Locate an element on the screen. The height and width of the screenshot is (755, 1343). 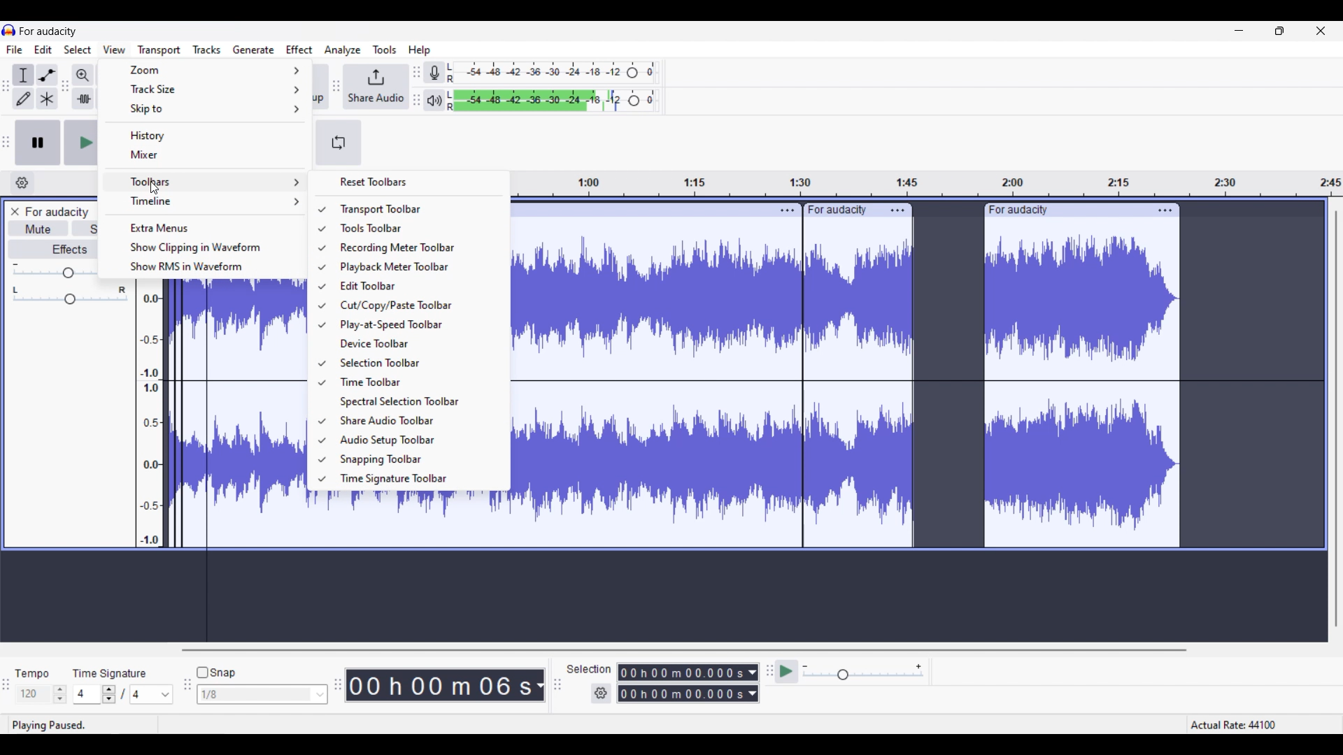
Tempo settings is located at coordinates (41, 694).